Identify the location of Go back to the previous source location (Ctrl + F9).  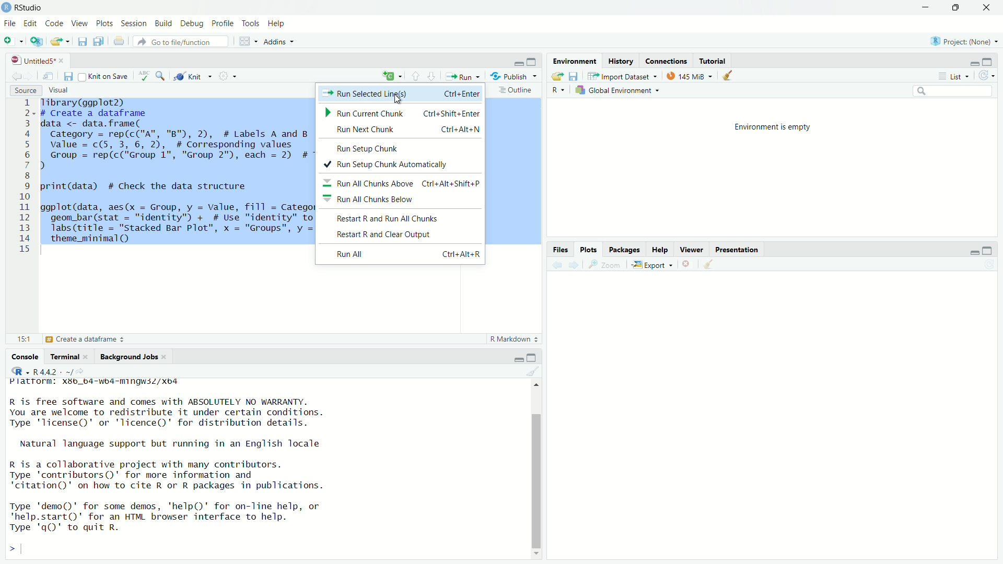
(13, 75).